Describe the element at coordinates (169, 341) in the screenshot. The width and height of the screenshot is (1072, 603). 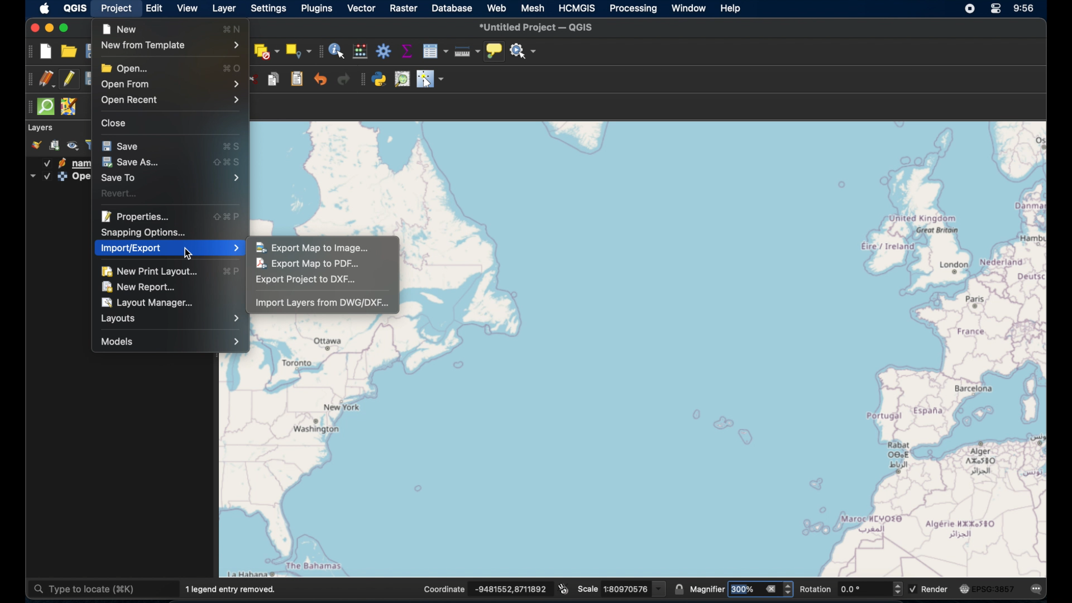
I see `models menu` at that location.